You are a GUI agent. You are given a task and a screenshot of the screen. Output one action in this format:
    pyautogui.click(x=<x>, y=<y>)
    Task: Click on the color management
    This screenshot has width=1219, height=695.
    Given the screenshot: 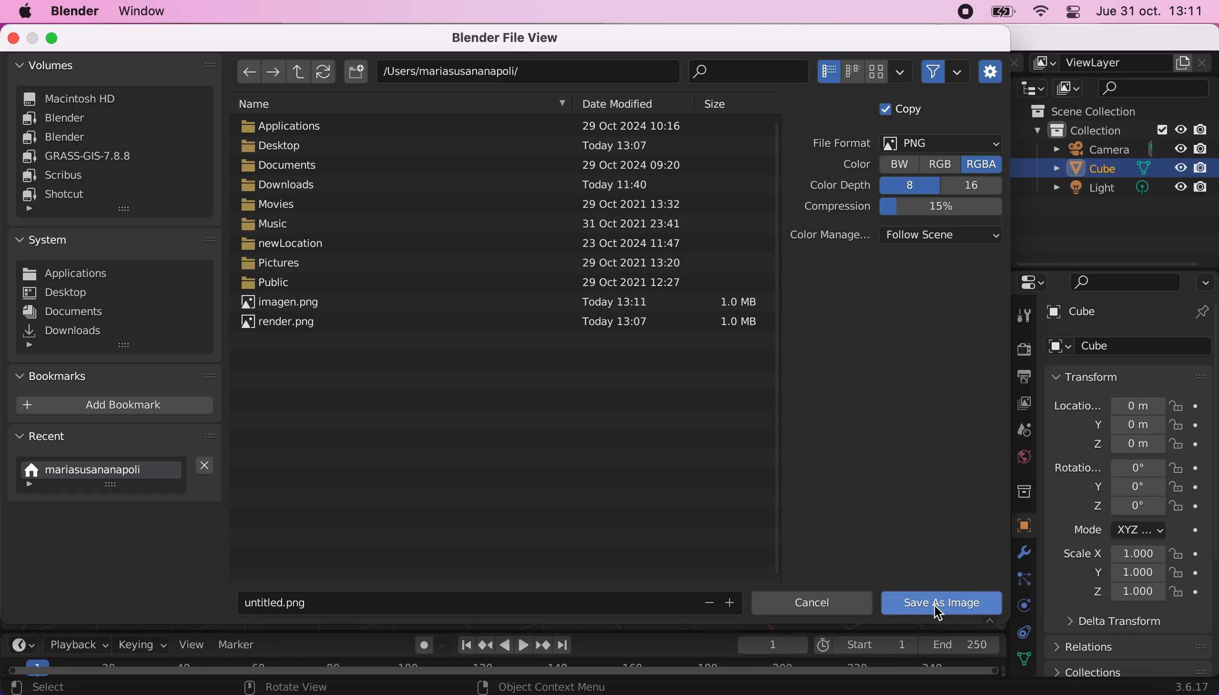 What is the action you would take?
    pyautogui.click(x=895, y=238)
    